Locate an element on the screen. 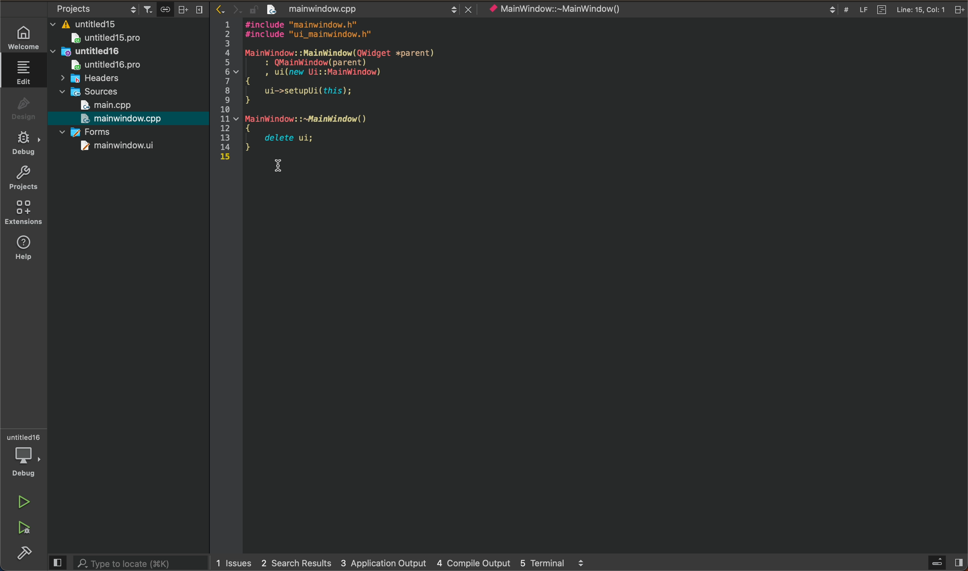  Line: 15, Col: 1 is located at coordinates (913, 10).